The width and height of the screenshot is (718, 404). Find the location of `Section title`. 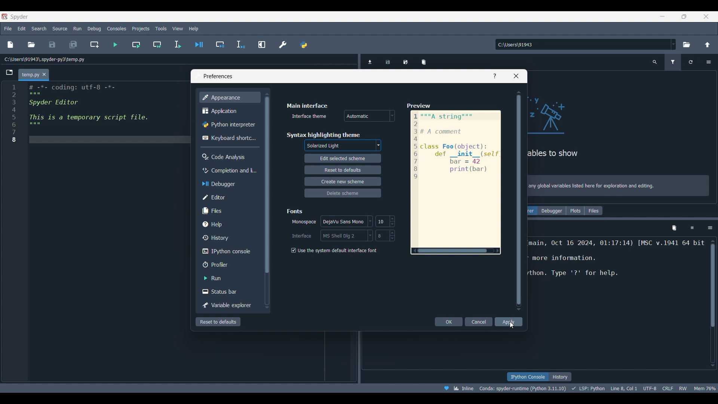

Section title is located at coordinates (308, 105).